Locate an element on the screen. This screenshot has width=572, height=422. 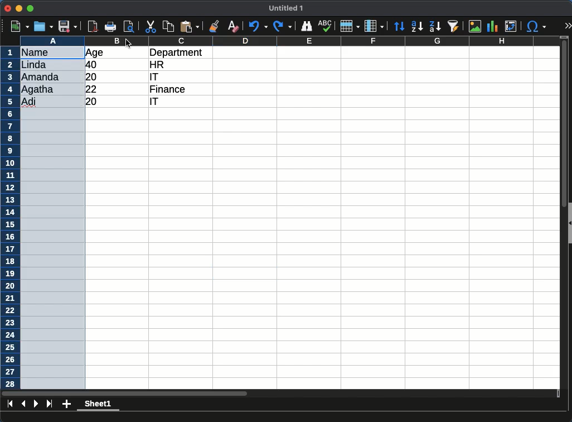
finance  is located at coordinates (169, 89).